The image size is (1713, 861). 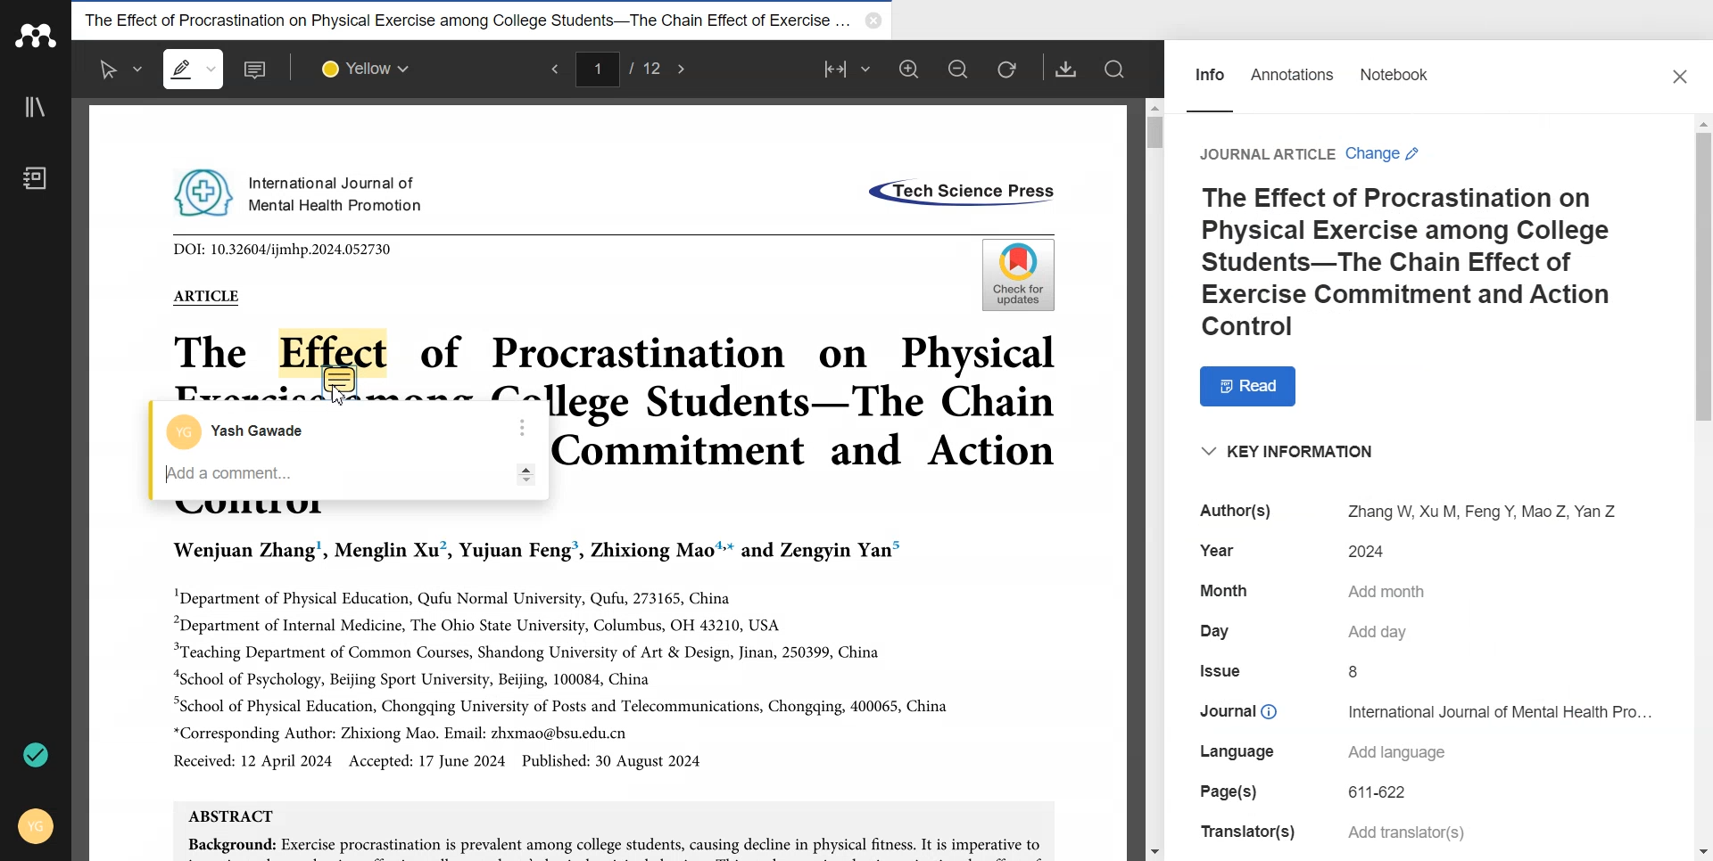 I want to click on Library, so click(x=36, y=107).